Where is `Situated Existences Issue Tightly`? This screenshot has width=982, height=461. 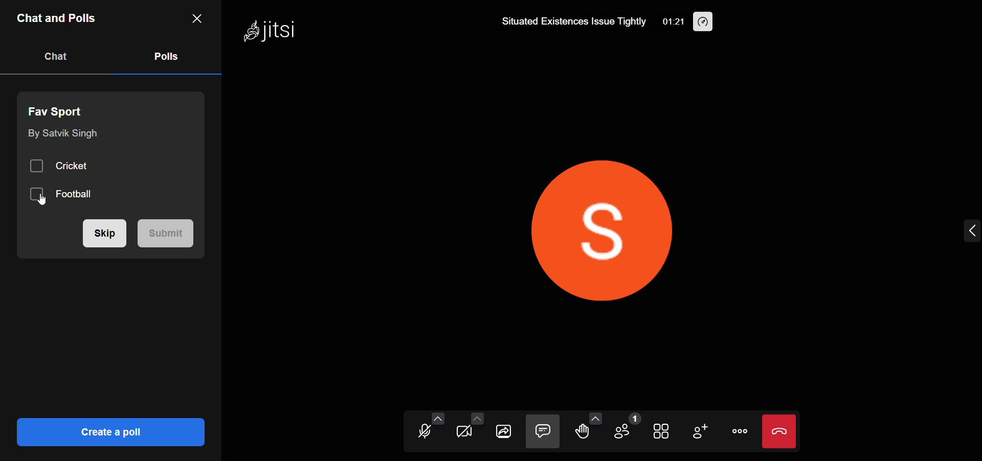 Situated Existences Issue Tightly is located at coordinates (567, 20).